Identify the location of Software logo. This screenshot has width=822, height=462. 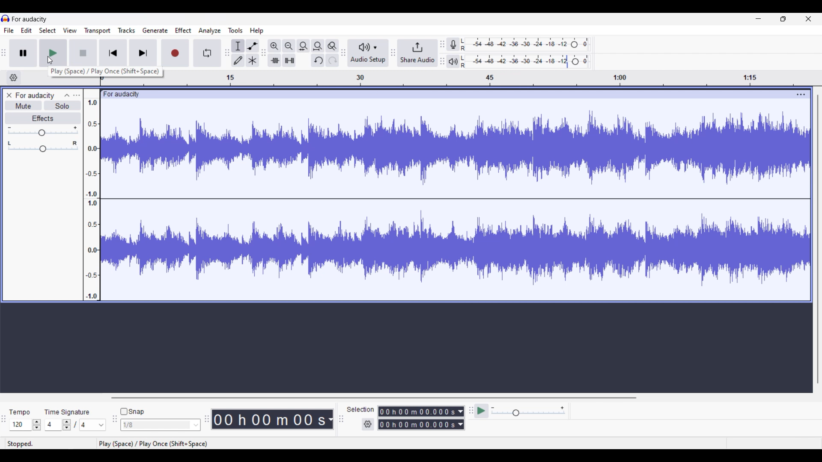
(6, 18).